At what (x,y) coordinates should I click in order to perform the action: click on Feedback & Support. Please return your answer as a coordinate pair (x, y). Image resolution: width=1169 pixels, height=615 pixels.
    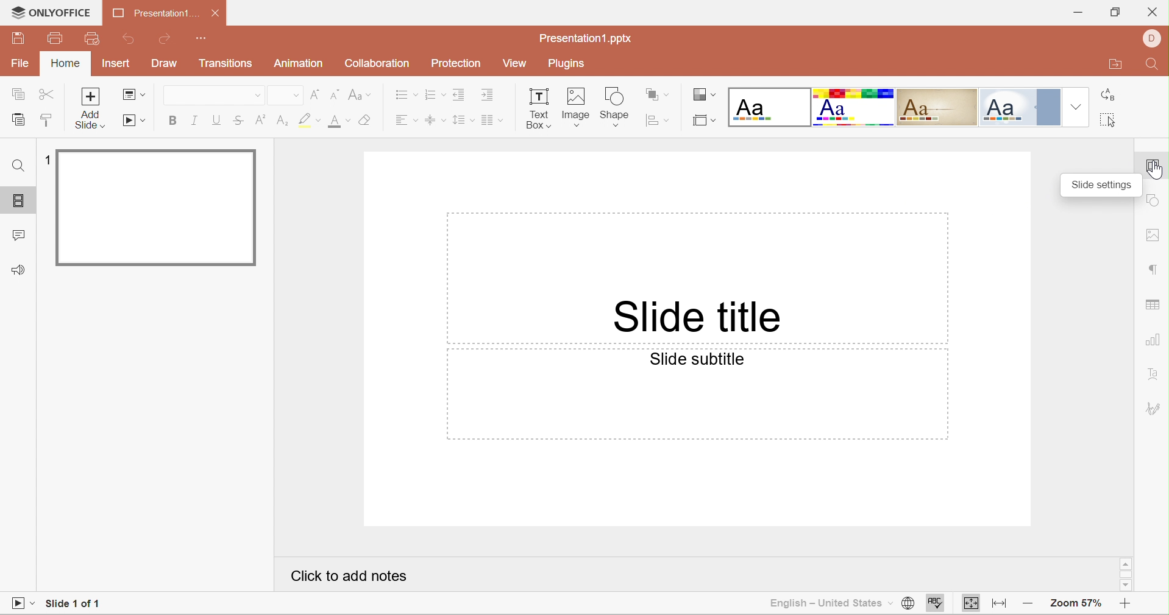
    Looking at the image, I should click on (20, 270).